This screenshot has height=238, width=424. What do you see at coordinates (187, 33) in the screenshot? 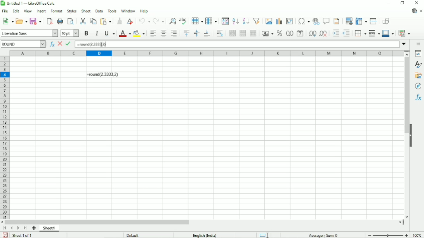
I see `Align top` at bounding box center [187, 33].